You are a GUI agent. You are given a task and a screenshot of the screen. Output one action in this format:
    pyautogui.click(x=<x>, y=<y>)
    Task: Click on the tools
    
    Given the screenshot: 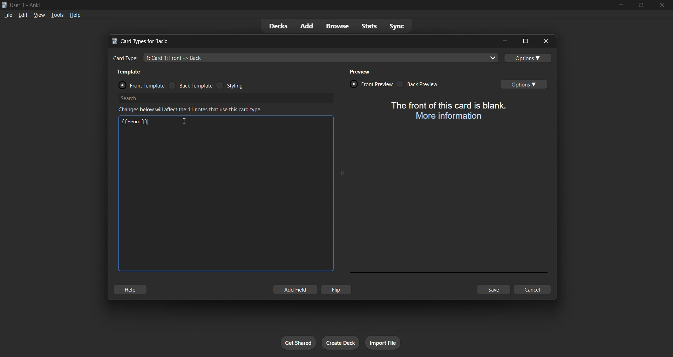 What is the action you would take?
    pyautogui.click(x=56, y=16)
    